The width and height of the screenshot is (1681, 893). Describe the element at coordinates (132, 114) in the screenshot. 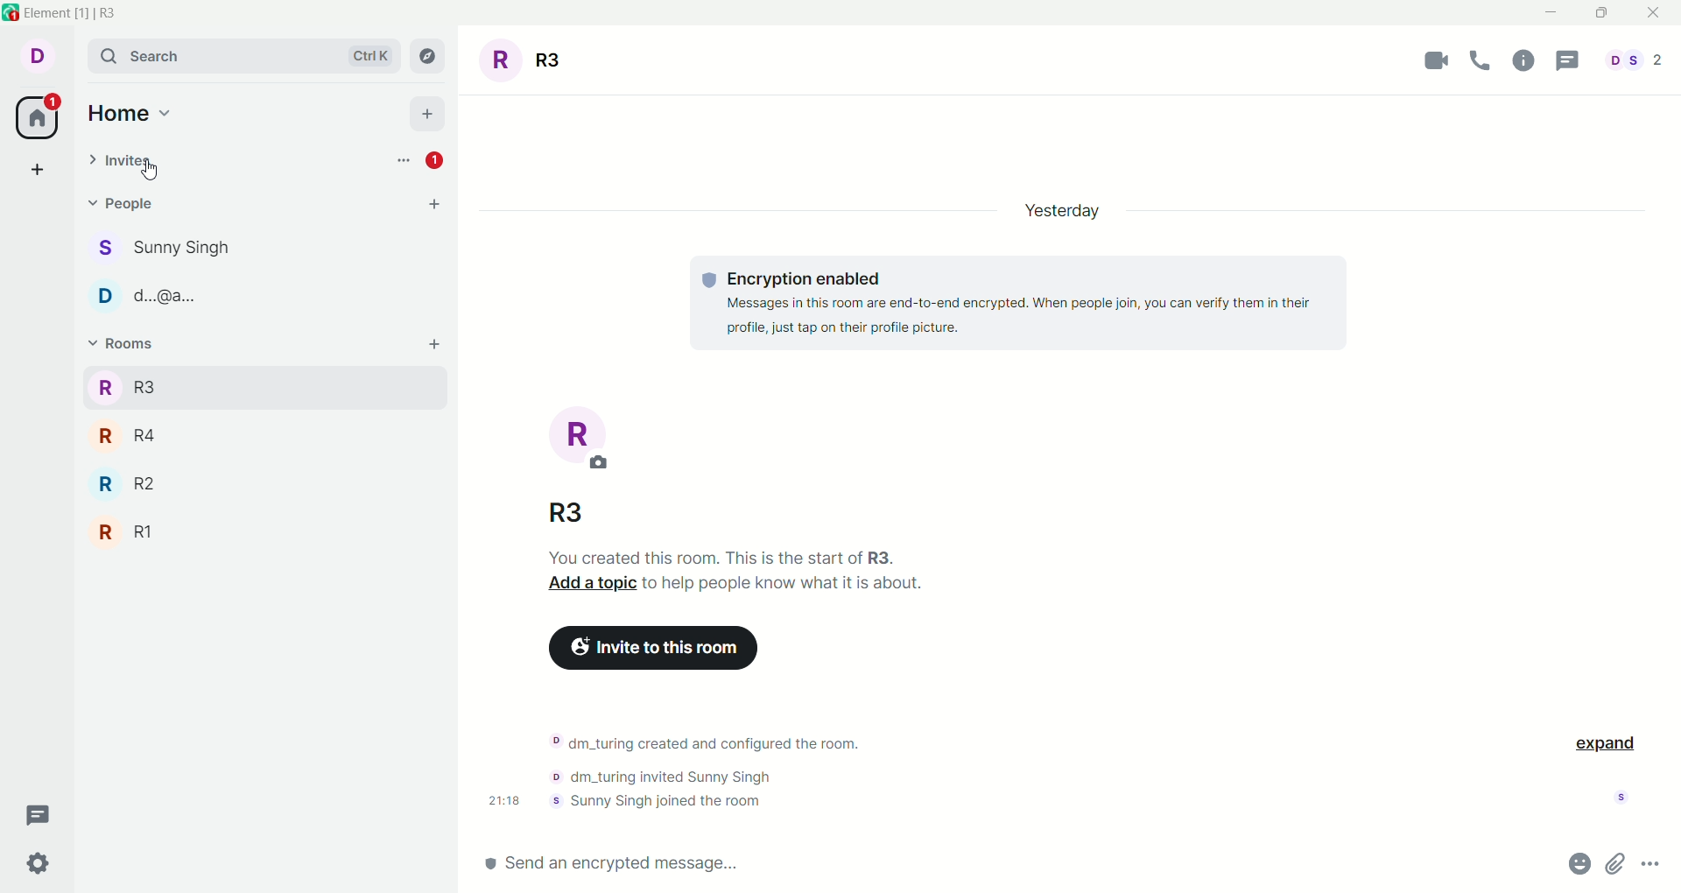

I see `home` at that location.